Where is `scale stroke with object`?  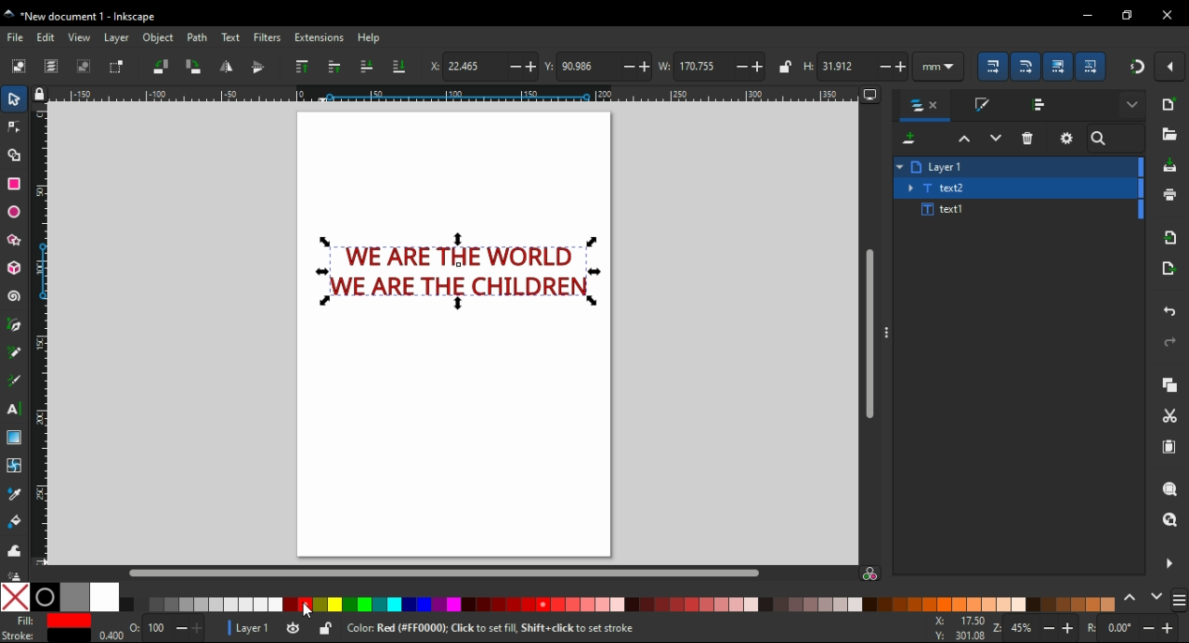 scale stroke with object is located at coordinates (993, 66).